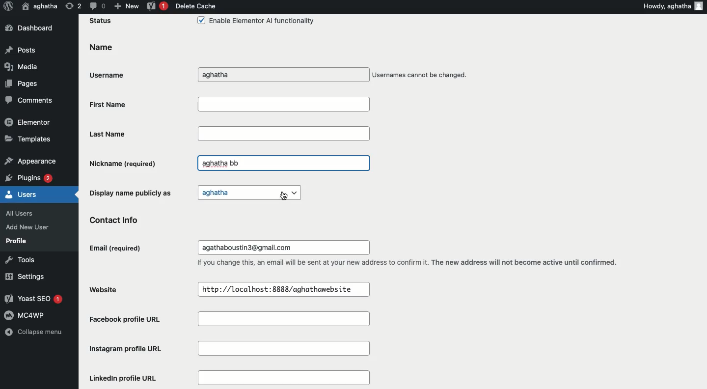 The image size is (707, 389). What do you see at coordinates (35, 299) in the screenshot?
I see `Yoast SEO 1` at bounding box center [35, 299].